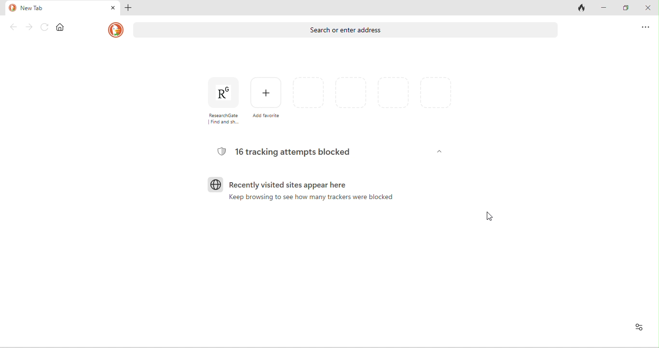 The image size is (659, 348). Describe the element at coordinates (112, 7) in the screenshot. I see `close tab` at that location.